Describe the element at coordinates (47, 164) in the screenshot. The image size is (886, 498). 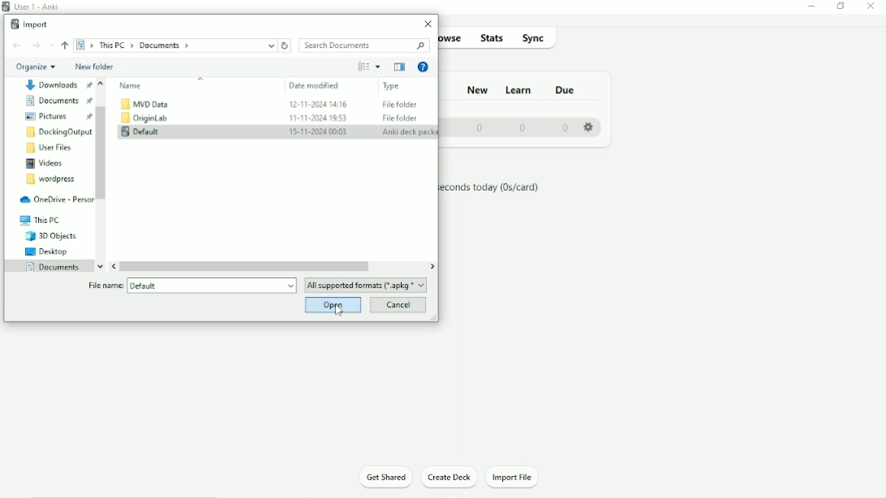
I see `Videos` at that location.